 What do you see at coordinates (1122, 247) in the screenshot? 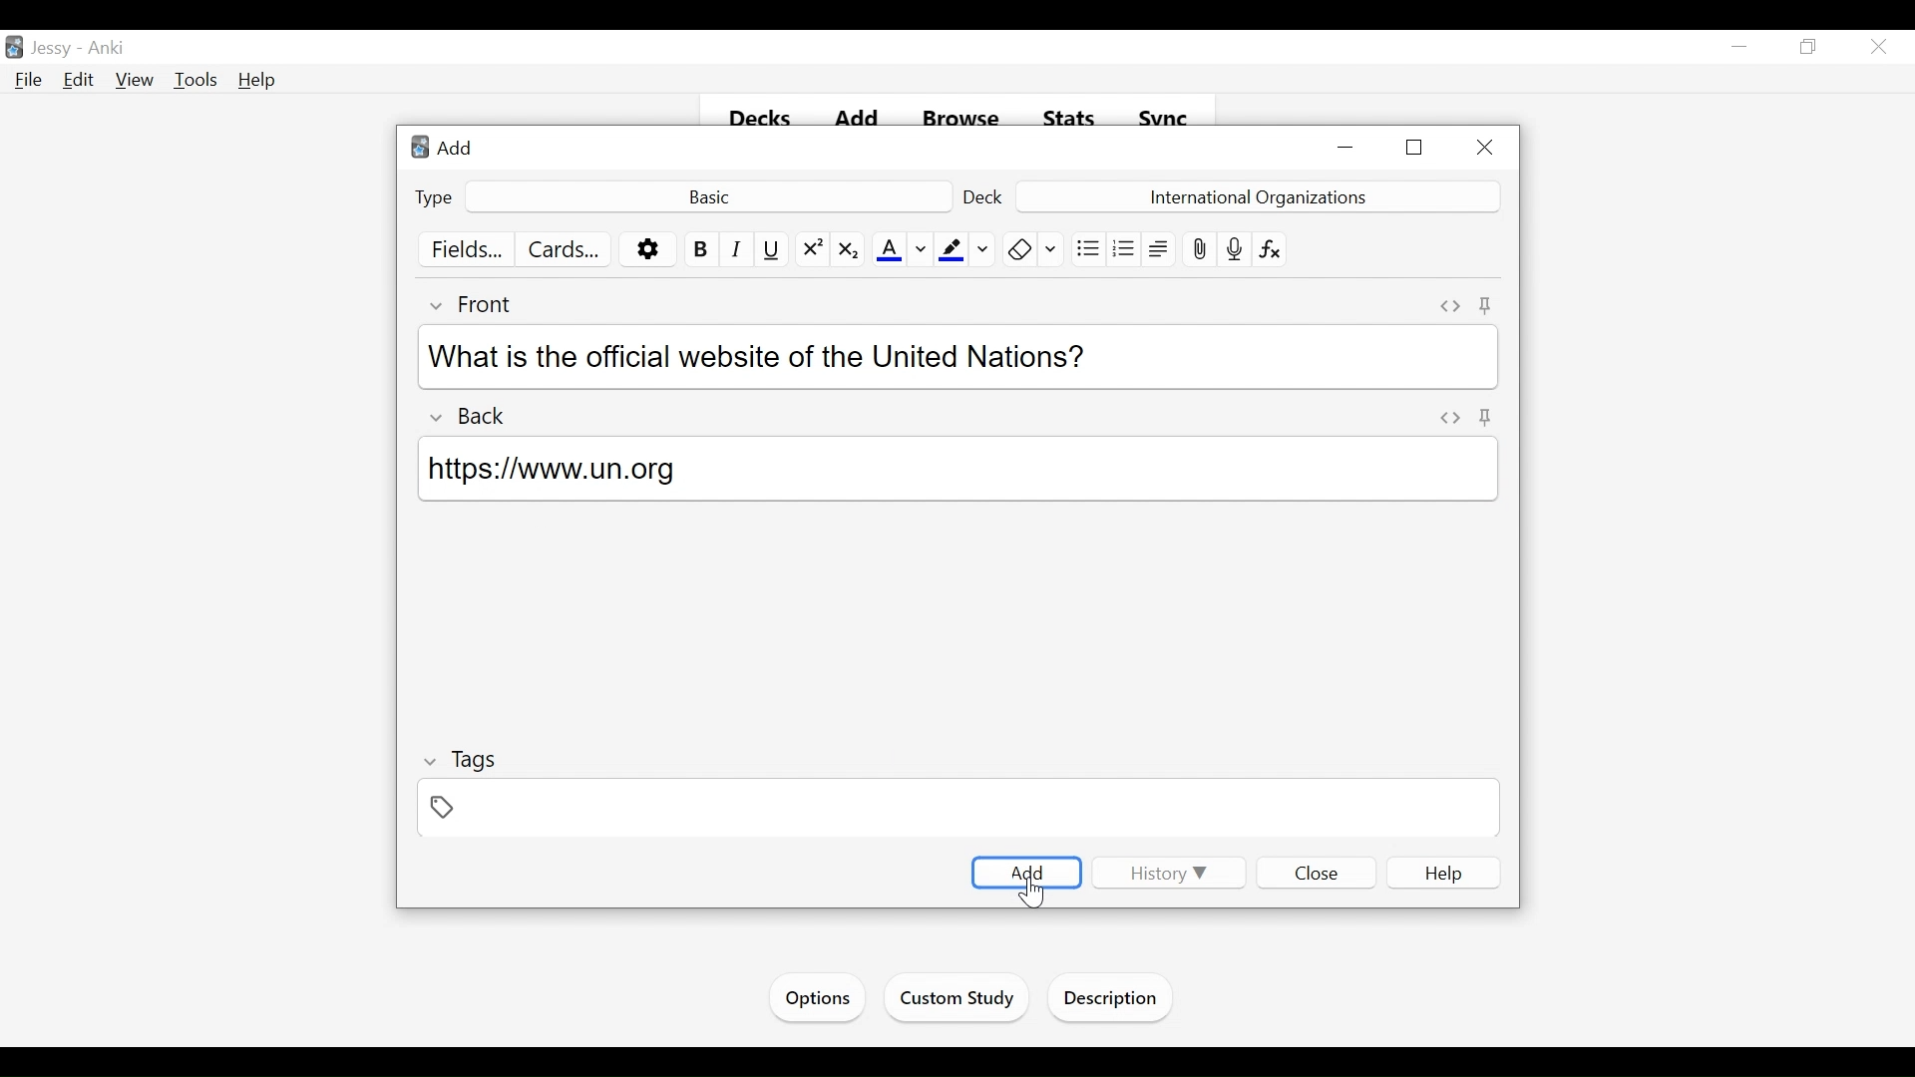
I see `Ordered list` at bounding box center [1122, 247].